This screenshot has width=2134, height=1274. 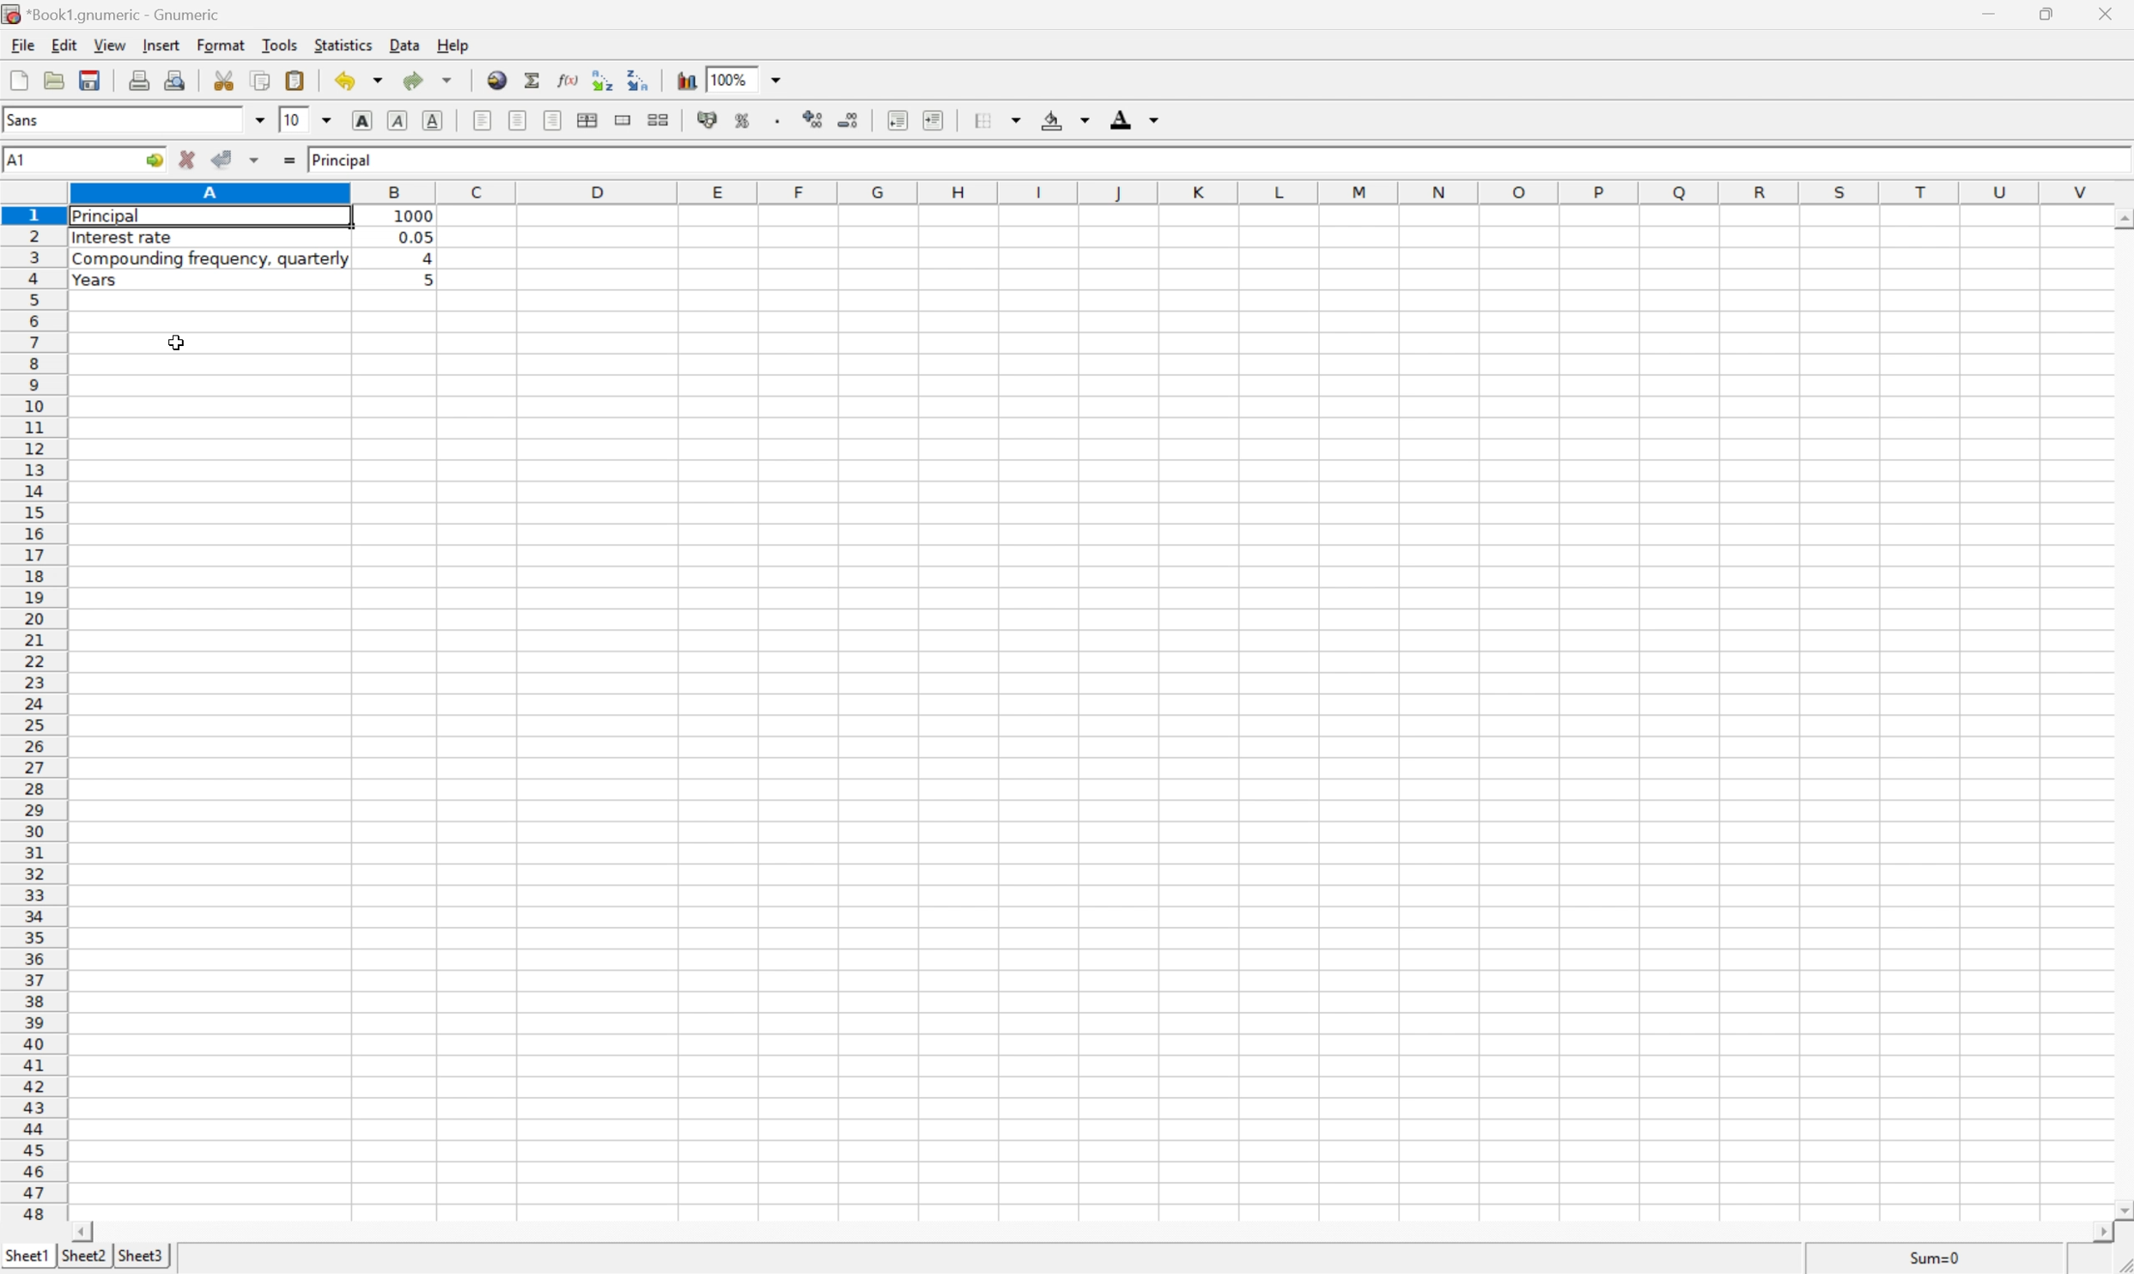 What do you see at coordinates (424, 278) in the screenshot?
I see `5` at bounding box center [424, 278].